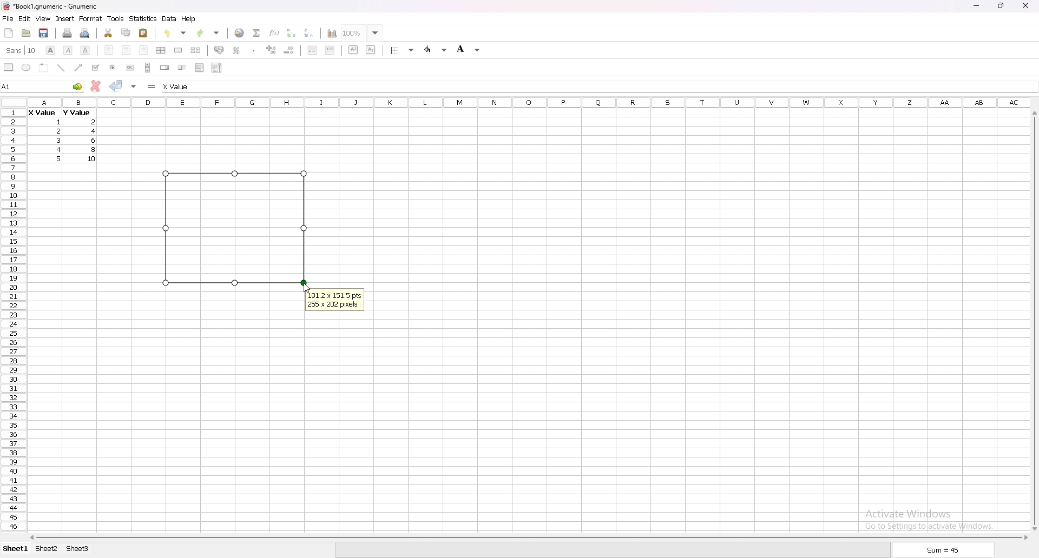 This screenshot has width=1039, height=558. What do you see at coordinates (144, 32) in the screenshot?
I see `paste` at bounding box center [144, 32].